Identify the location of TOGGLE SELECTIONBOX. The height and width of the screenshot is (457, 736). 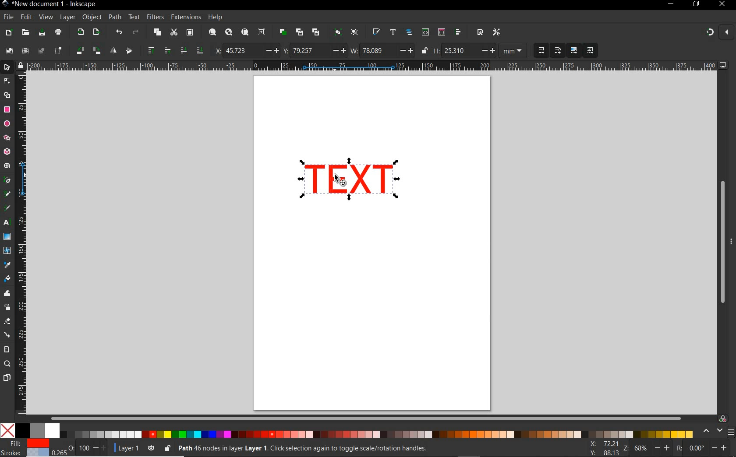
(58, 51).